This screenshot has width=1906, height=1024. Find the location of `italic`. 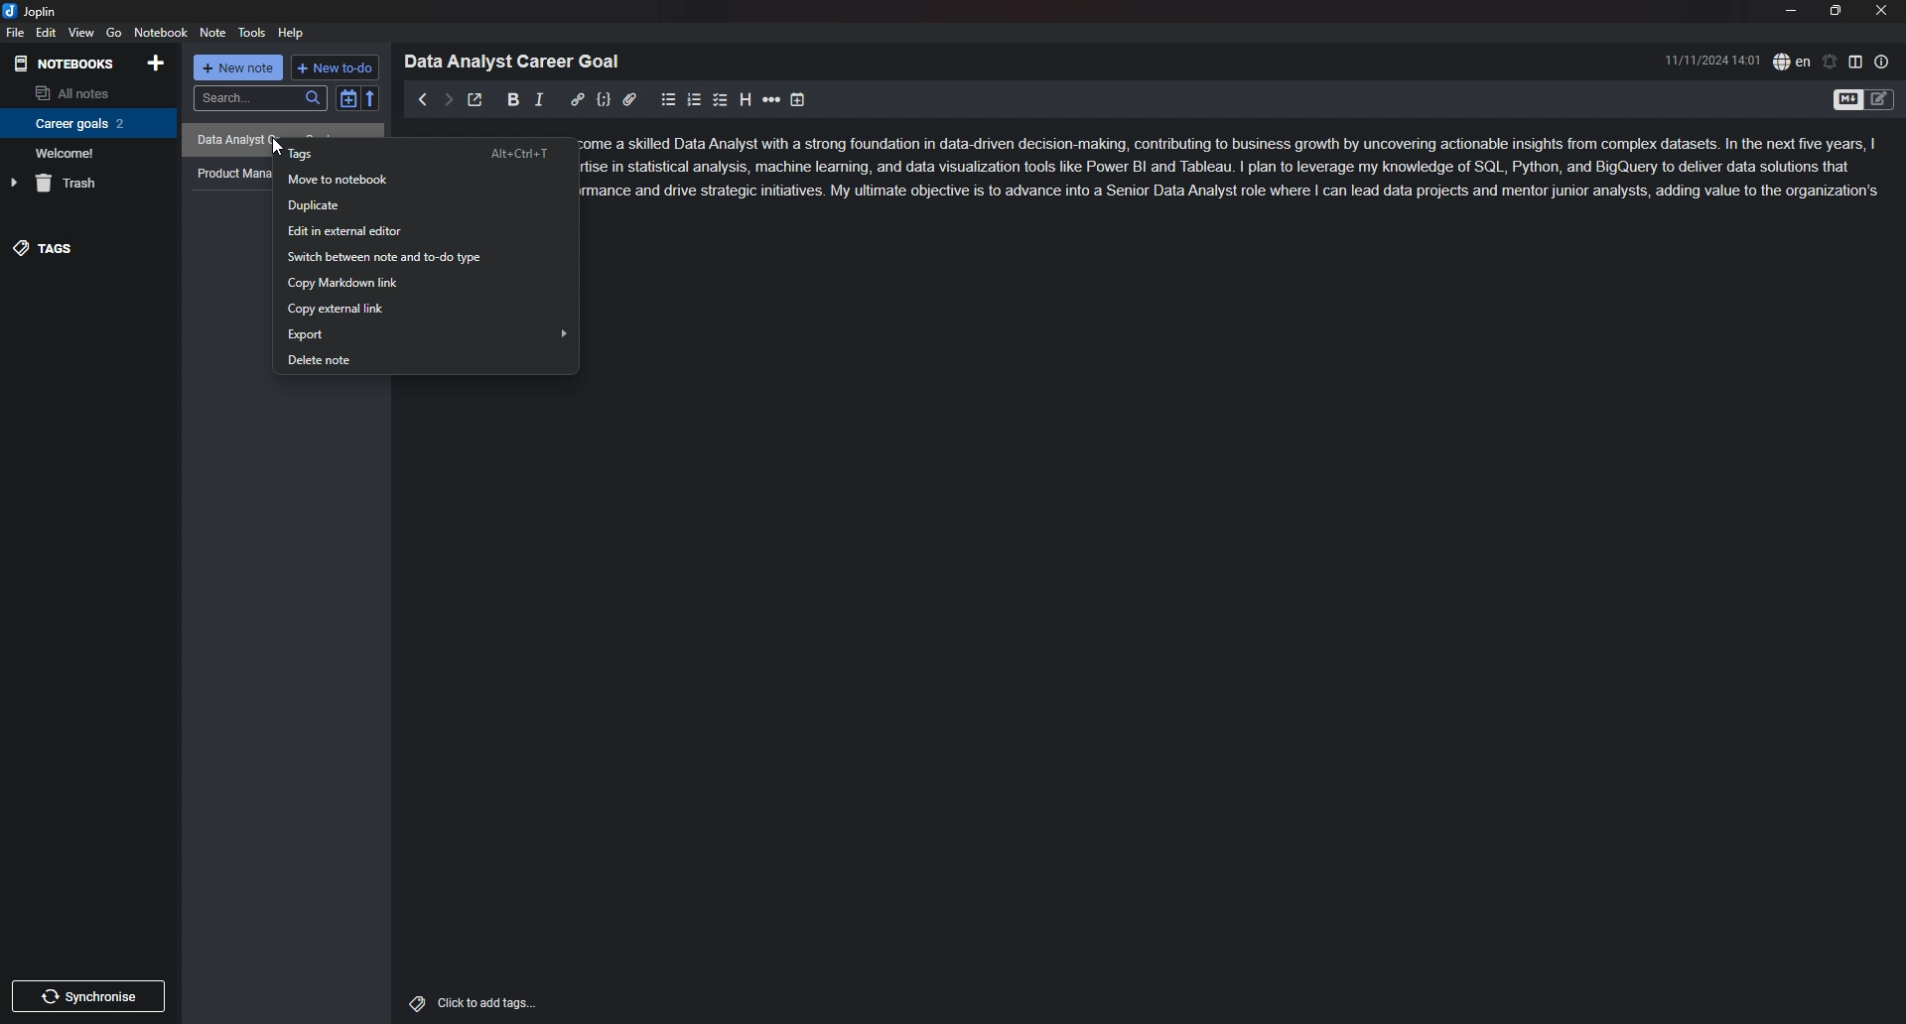

italic is located at coordinates (539, 100).